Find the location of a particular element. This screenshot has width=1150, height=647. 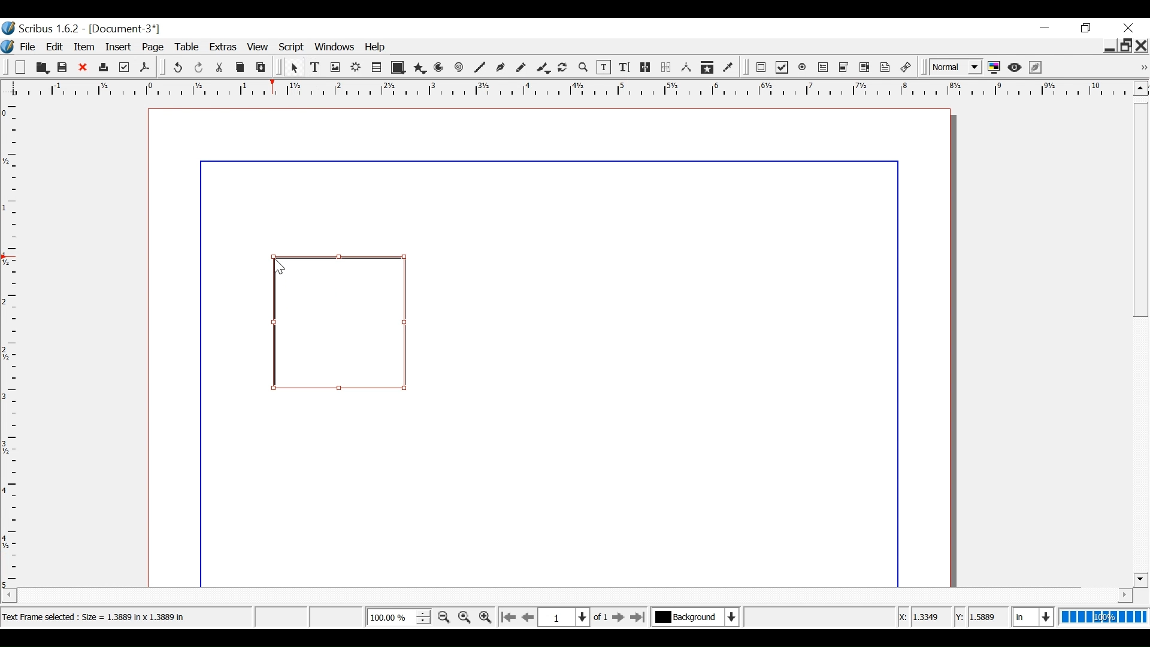

Select the image preview quality is located at coordinates (957, 67).